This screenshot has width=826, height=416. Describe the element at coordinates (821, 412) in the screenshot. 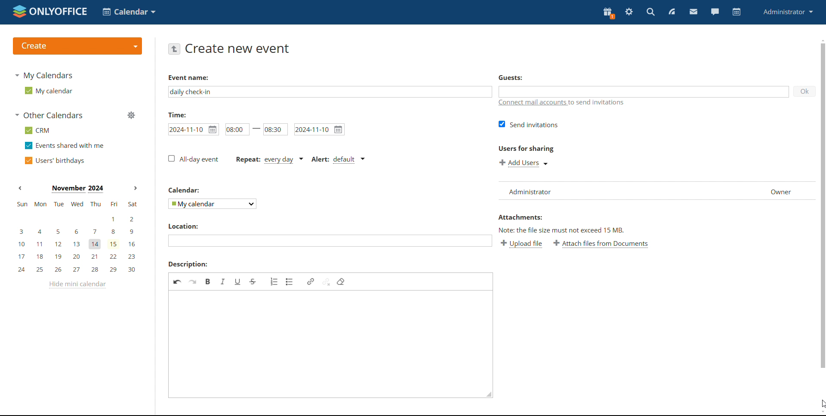

I see `scroll down` at that location.